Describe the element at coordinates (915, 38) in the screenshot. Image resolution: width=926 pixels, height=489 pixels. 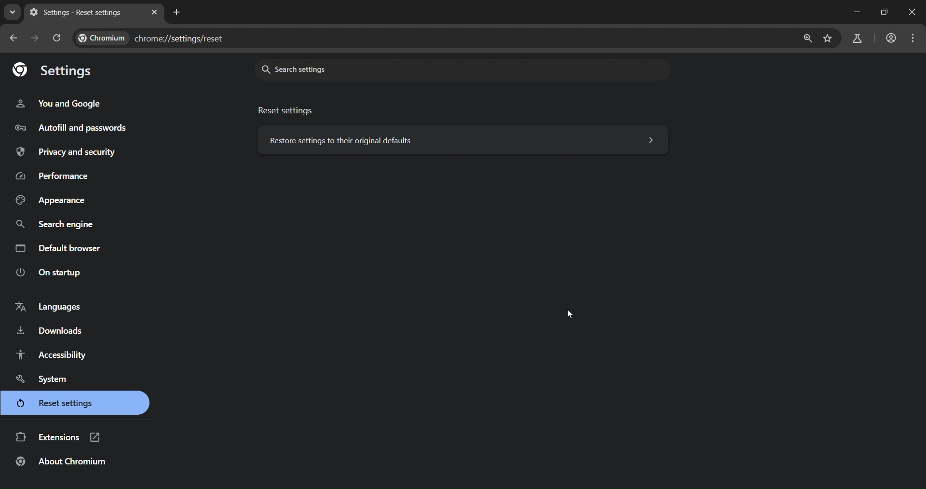
I see `menu` at that location.